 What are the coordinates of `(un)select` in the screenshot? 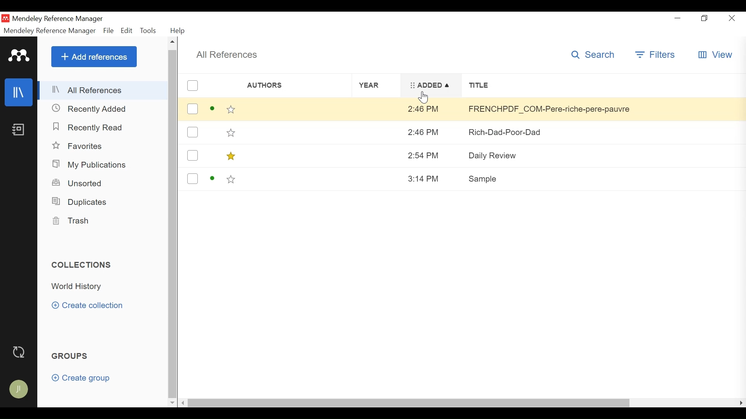 It's located at (192, 86).